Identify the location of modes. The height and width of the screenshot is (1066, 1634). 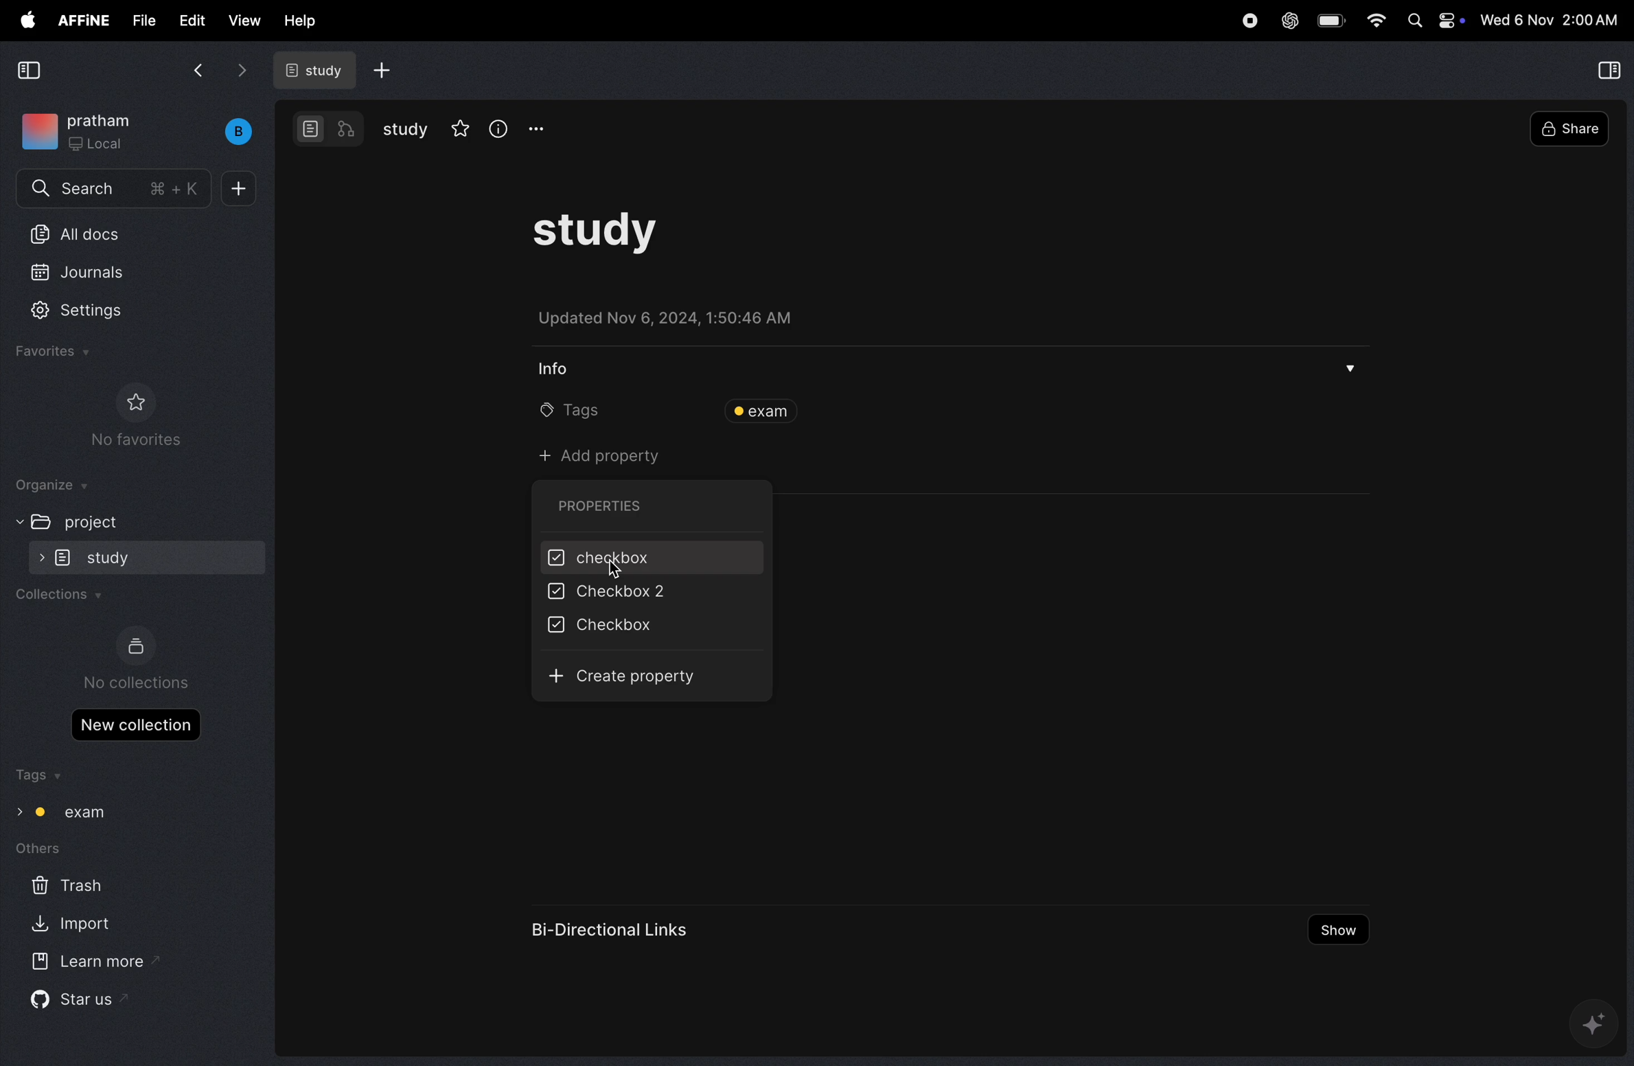
(325, 129).